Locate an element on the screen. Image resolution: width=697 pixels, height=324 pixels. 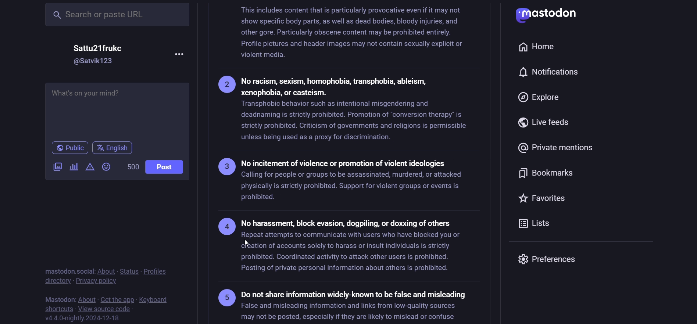
id is located at coordinates (95, 61).